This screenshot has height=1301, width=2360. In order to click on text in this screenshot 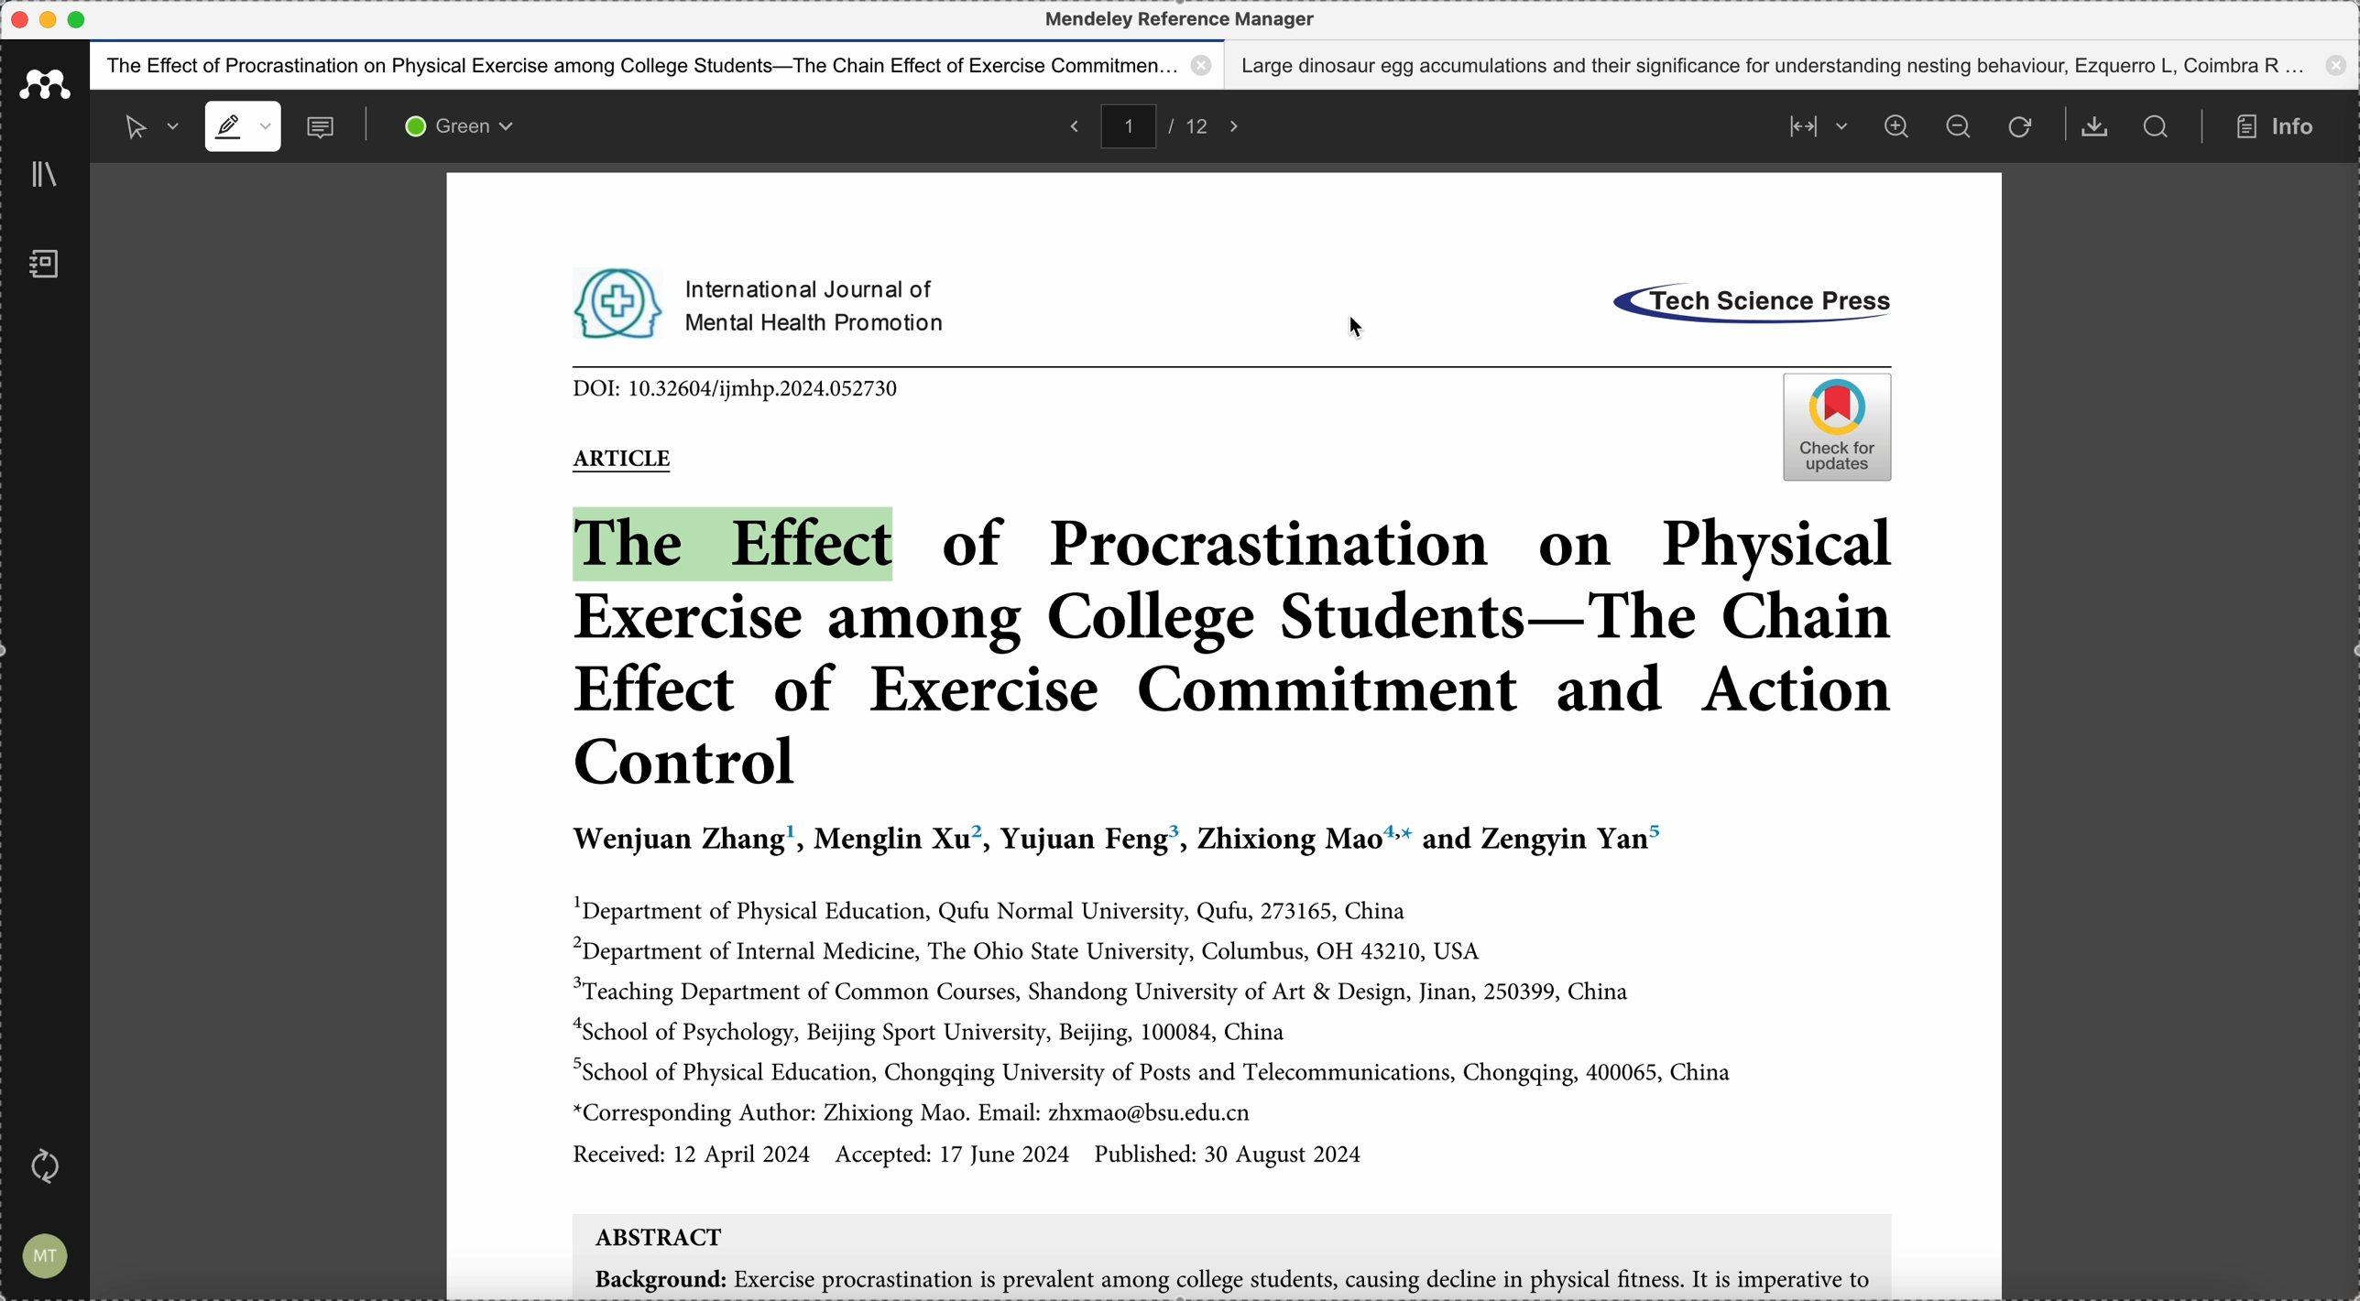, I will do `click(762, 303)`.